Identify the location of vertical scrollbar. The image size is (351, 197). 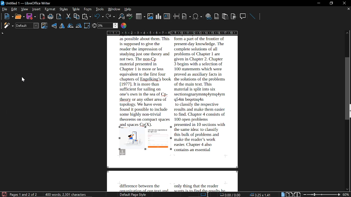
(348, 89).